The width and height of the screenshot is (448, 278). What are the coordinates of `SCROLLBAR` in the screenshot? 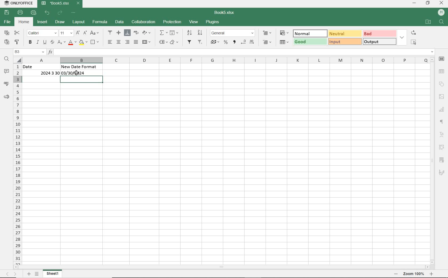 It's located at (433, 160).